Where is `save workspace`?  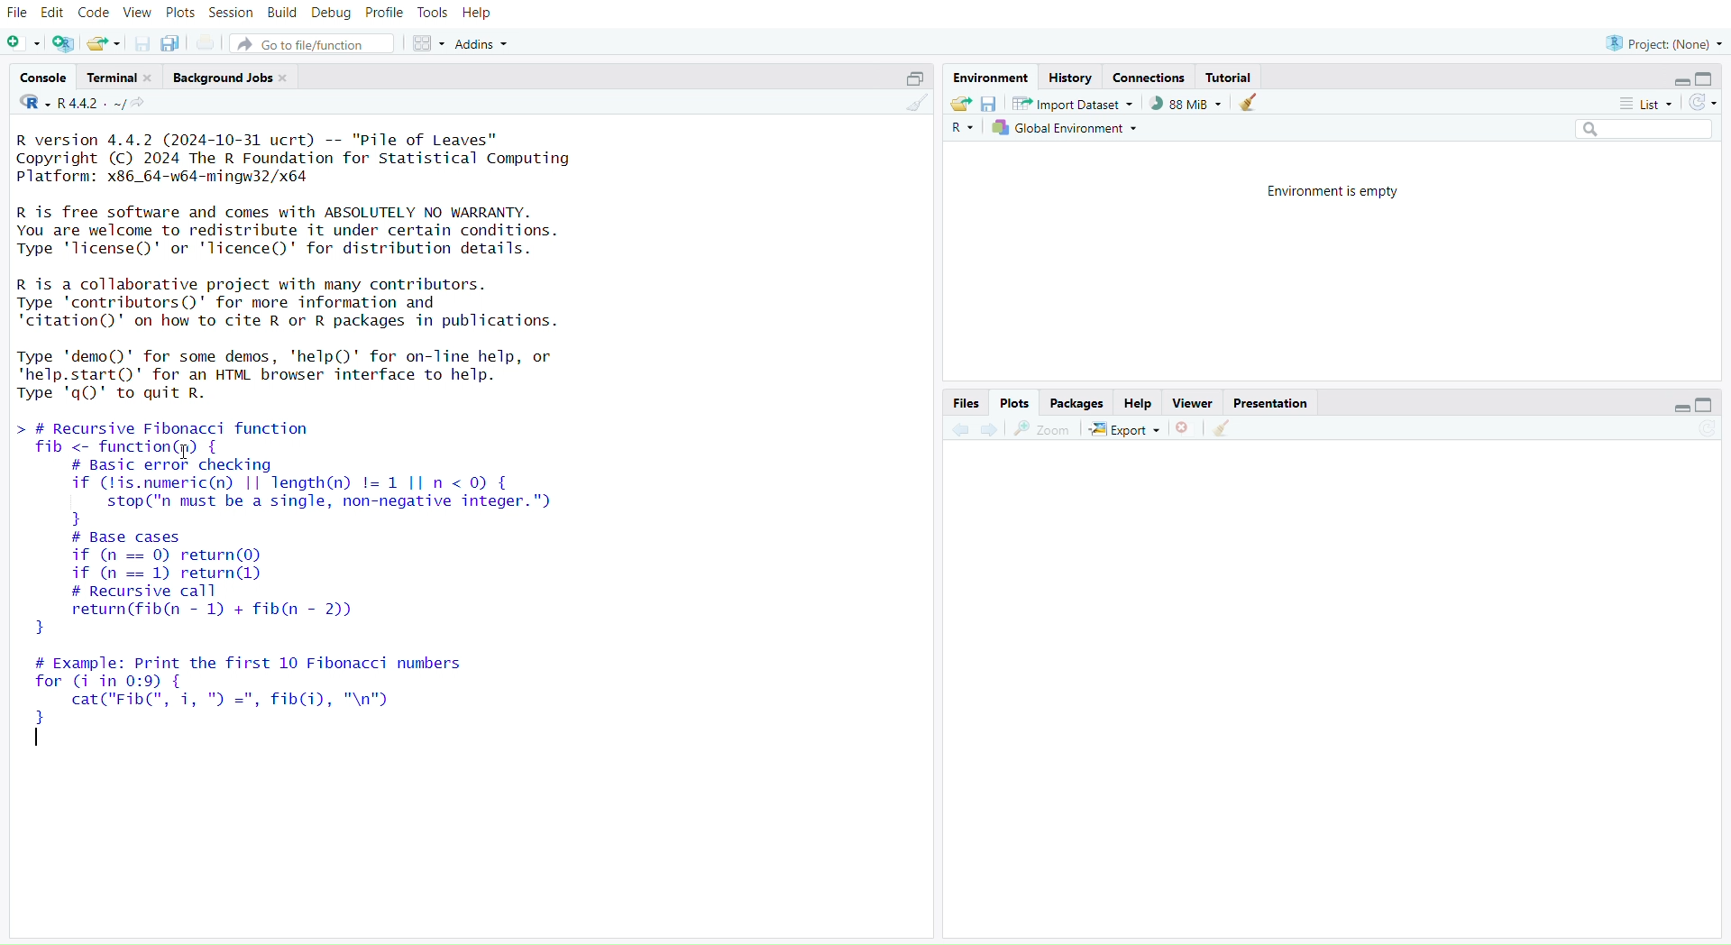
save workspace is located at coordinates (988, 105).